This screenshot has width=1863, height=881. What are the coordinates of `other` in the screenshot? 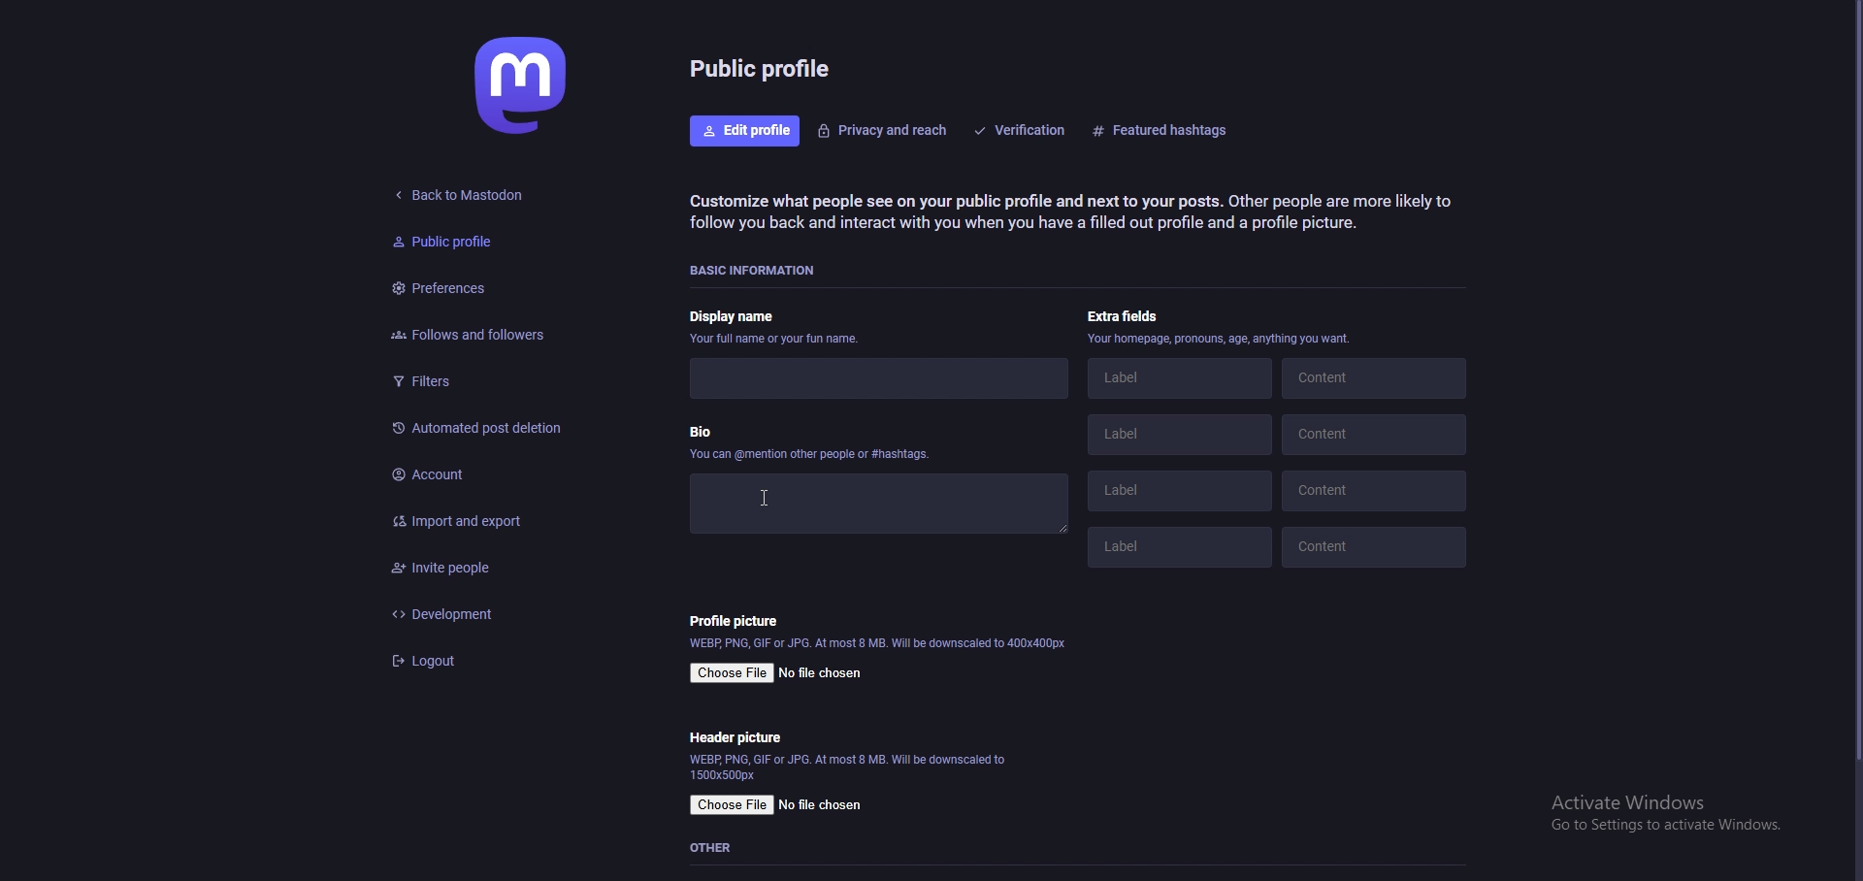 It's located at (715, 848).